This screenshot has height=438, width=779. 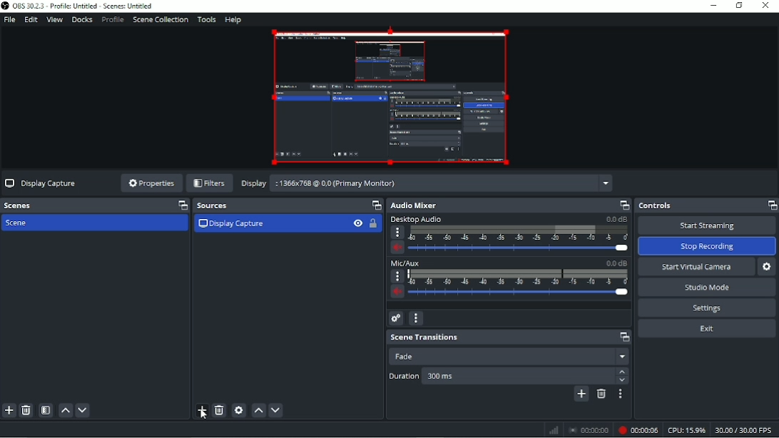 I want to click on Duration, so click(x=402, y=377).